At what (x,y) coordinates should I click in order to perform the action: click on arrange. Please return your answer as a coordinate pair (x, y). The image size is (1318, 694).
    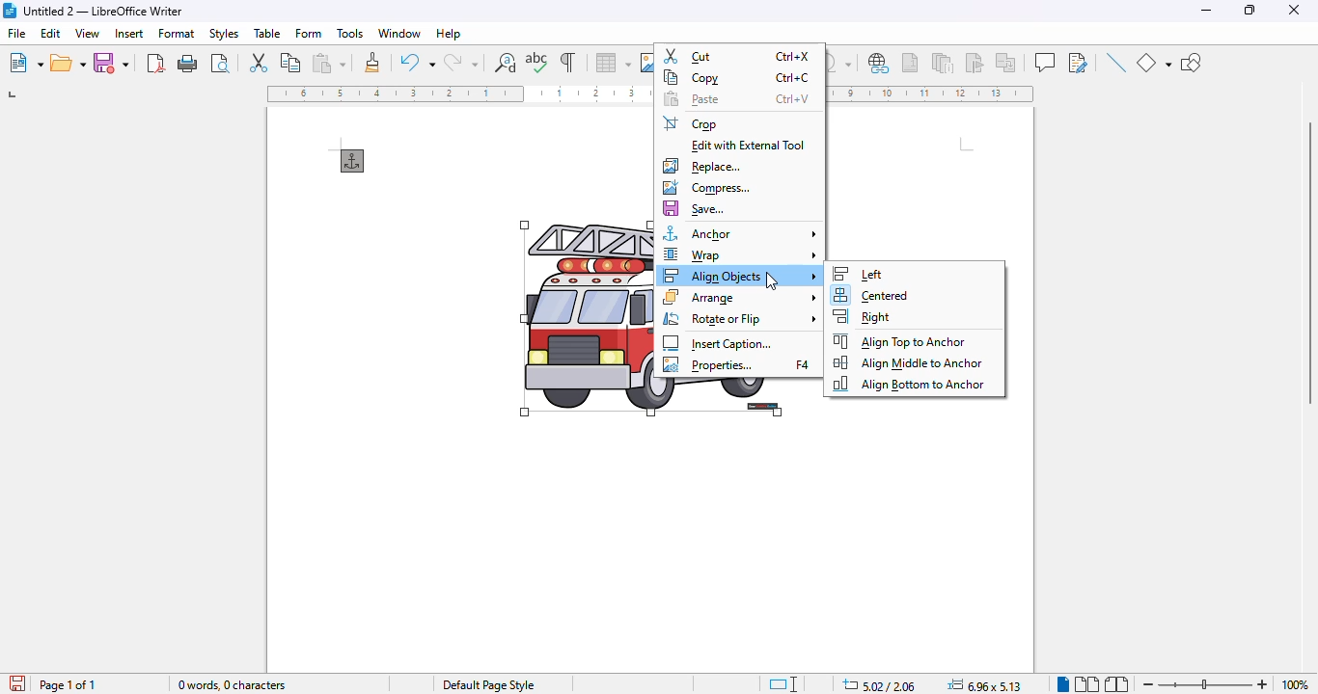
    Looking at the image, I should click on (741, 297).